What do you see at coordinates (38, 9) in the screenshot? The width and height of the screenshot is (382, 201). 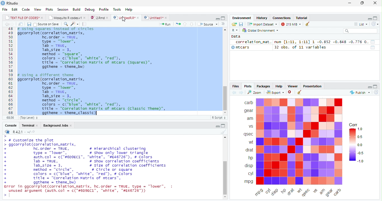 I see `View` at bounding box center [38, 9].